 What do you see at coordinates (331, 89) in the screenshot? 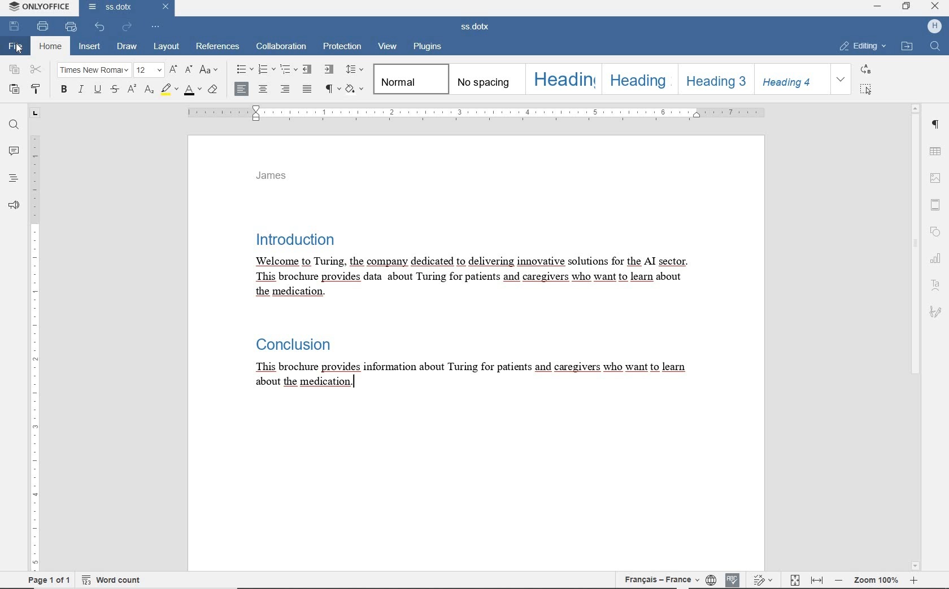
I see `NONPRINTING CHARACTERS` at bounding box center [331, 89].